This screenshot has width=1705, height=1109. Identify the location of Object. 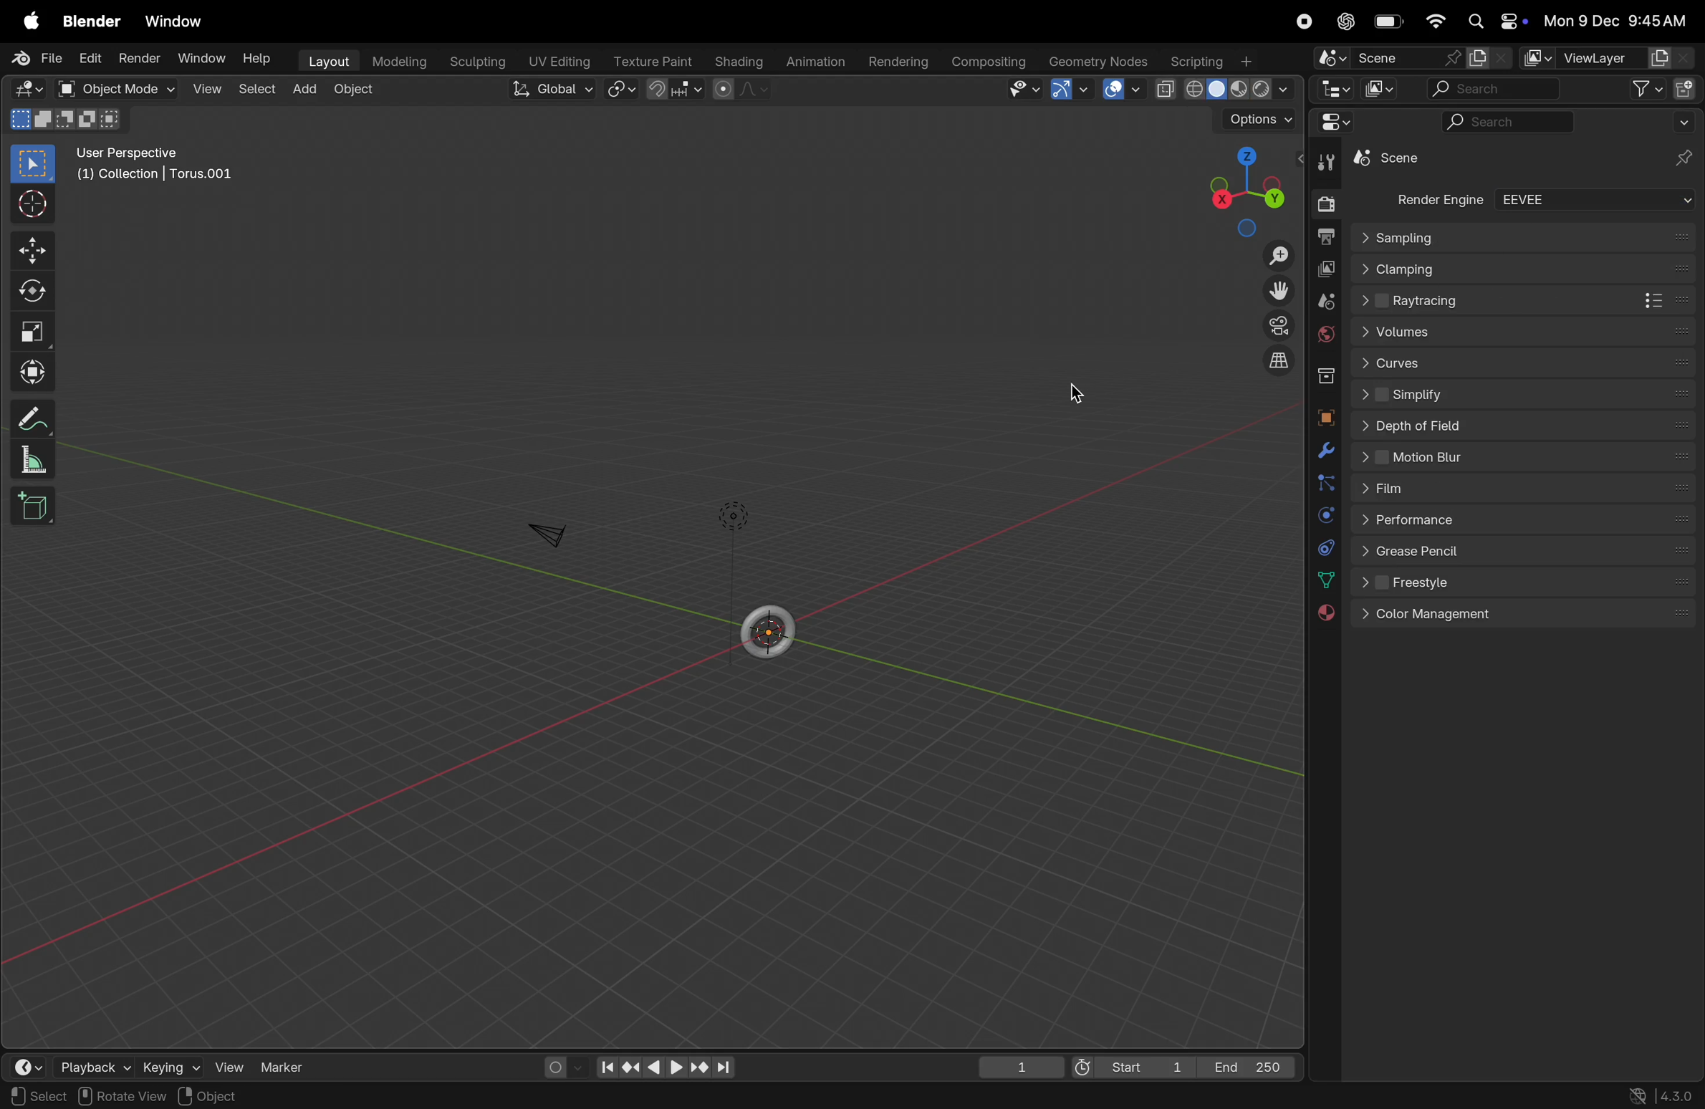
(207, 1095).